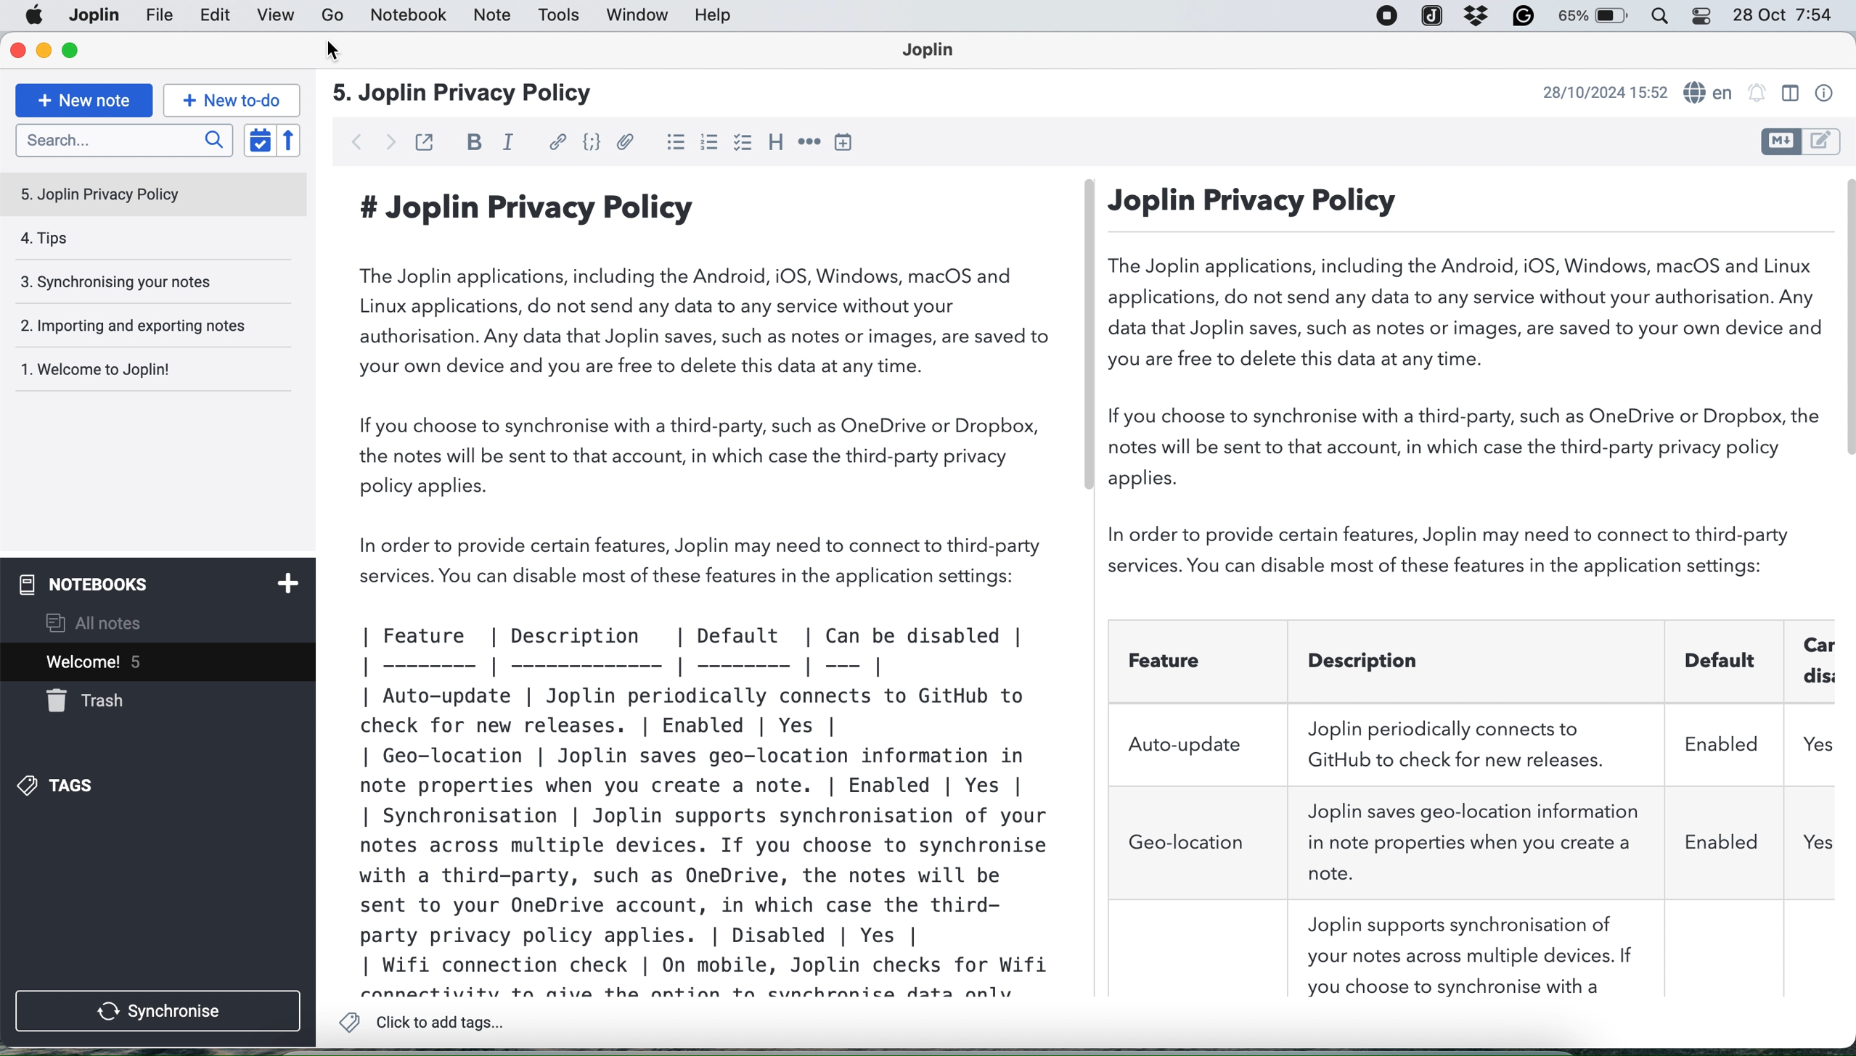 The image size is (1856, 1056). What do you see at coordinates (62, 785) in the screenshot?
I see `tags` at bounding box center [62, 785].